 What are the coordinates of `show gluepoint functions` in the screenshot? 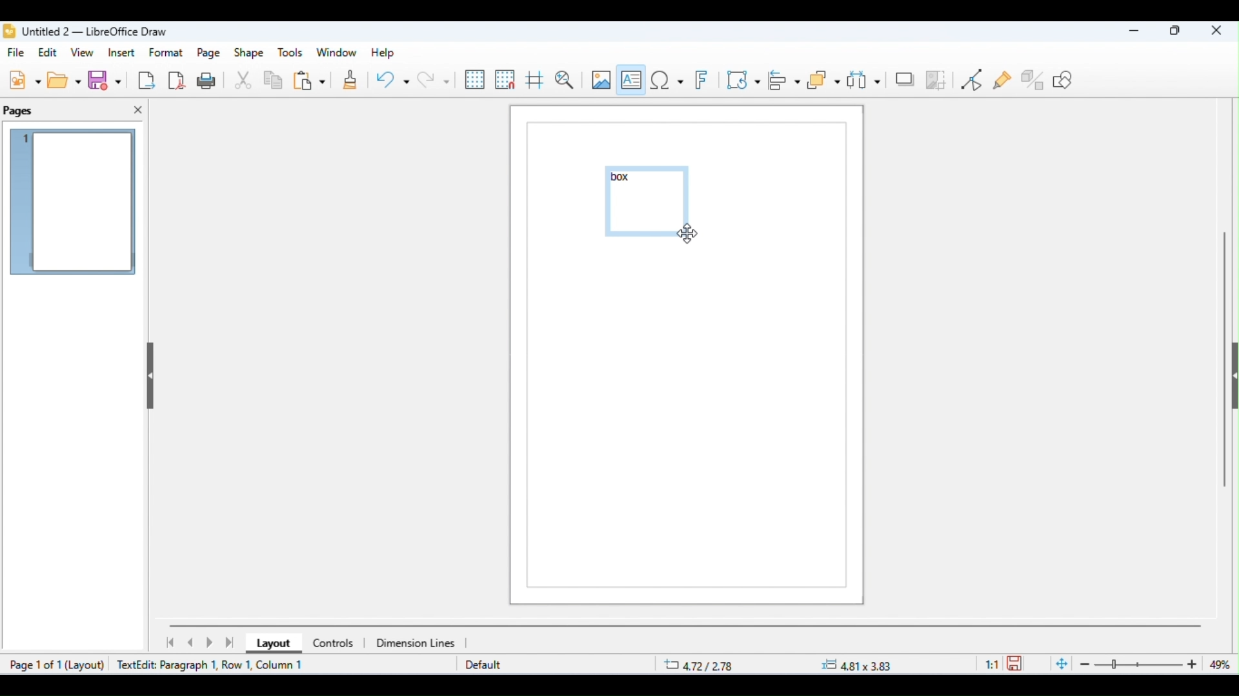 It's located at (1003, 81).